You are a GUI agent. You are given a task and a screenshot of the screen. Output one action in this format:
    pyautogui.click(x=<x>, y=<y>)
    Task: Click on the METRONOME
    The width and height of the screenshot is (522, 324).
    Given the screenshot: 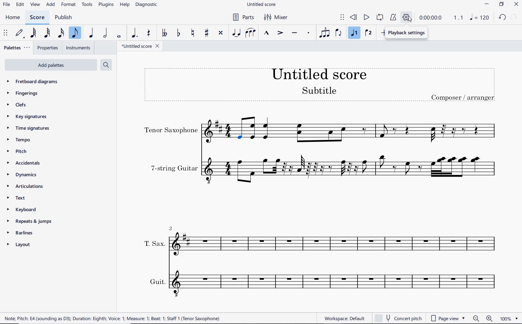 What is the action you would take?
    pyautogui.click(x=393, y=17)
    